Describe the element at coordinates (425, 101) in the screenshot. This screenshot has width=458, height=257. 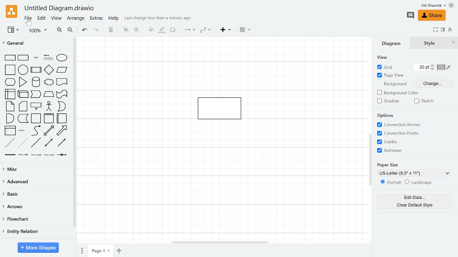
I see `Sketch` at that location.